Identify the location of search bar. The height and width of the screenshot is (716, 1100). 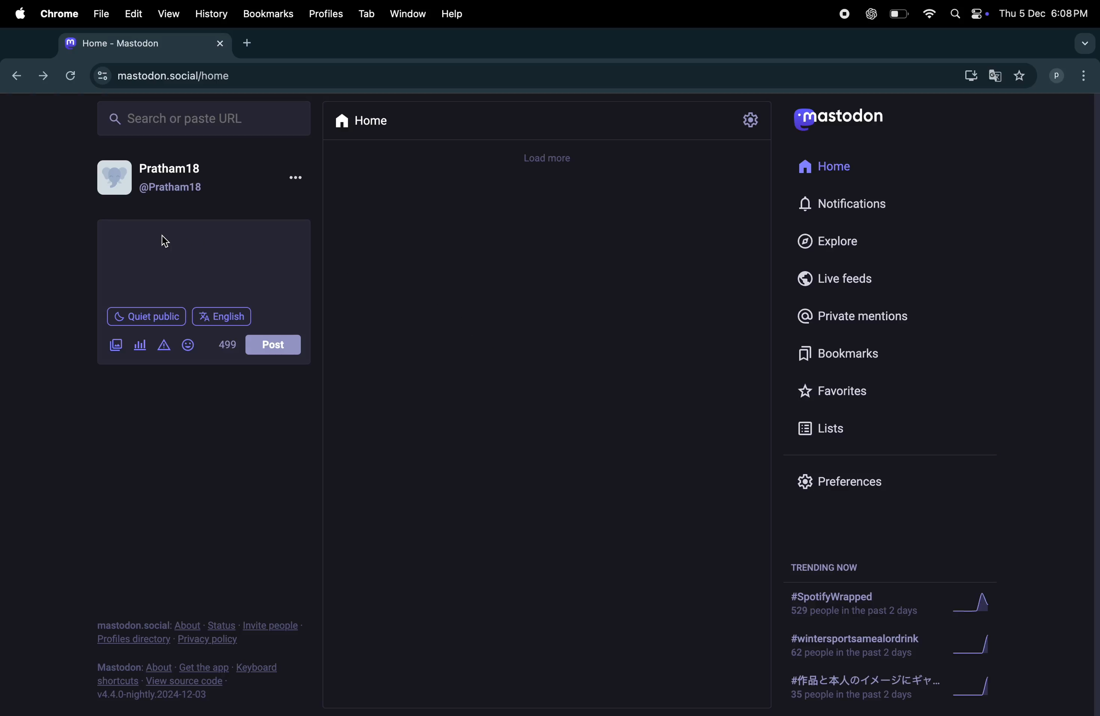
(202, 117).